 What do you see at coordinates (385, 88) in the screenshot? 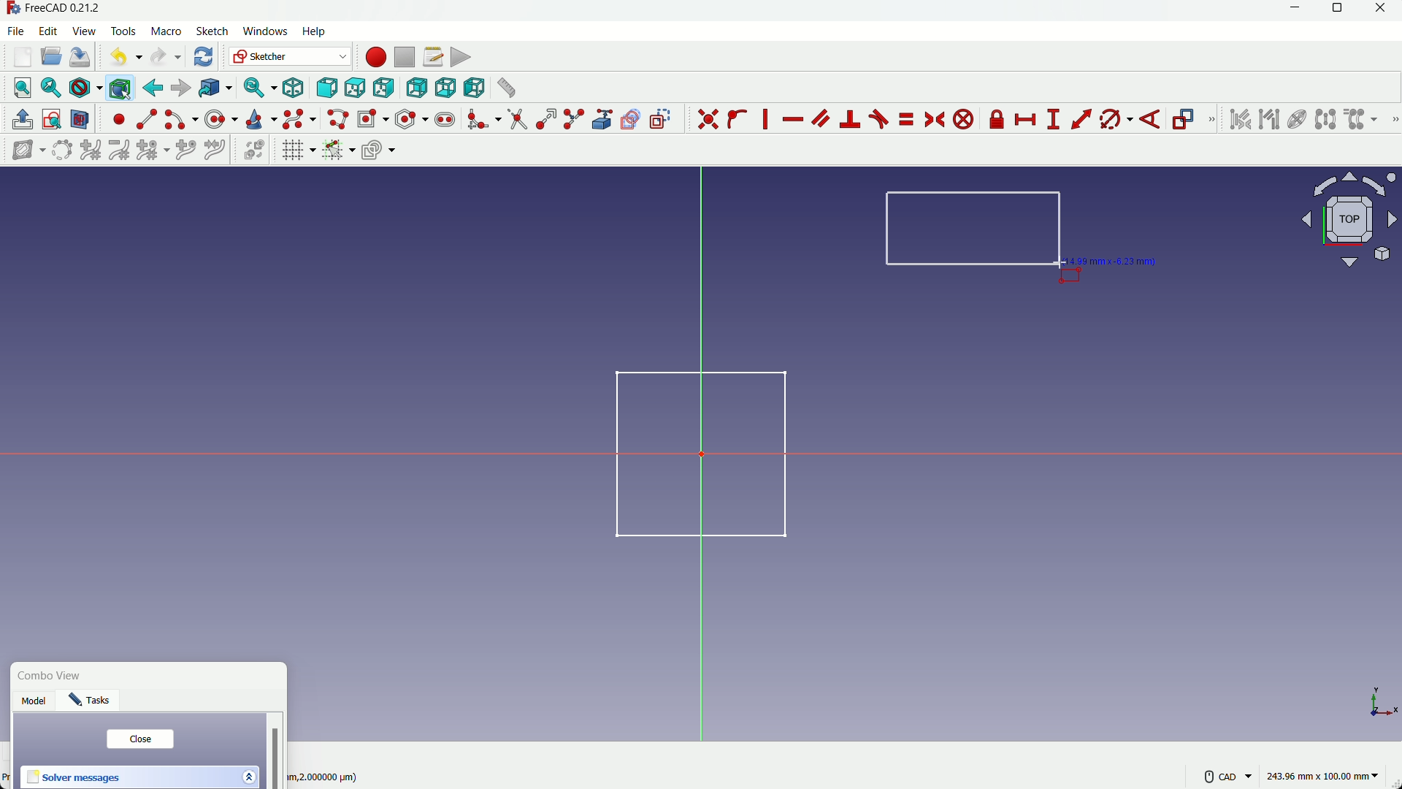
I see `right view` at bounding box center [385, 88].